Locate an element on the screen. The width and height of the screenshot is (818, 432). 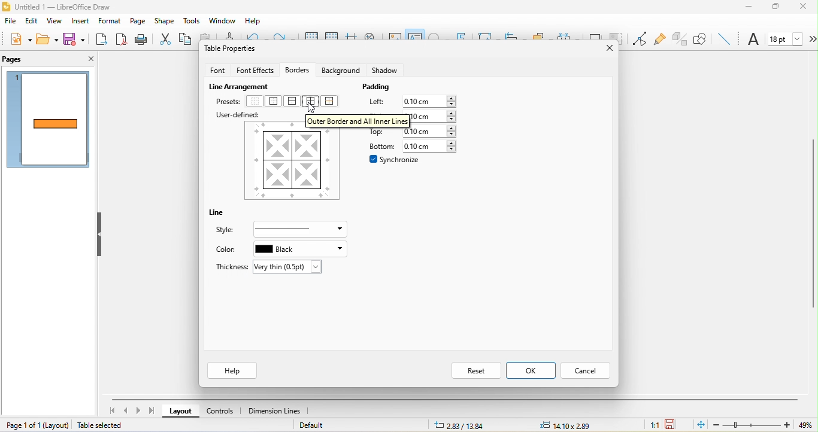
synchronize is located at coordinates (395, 159).